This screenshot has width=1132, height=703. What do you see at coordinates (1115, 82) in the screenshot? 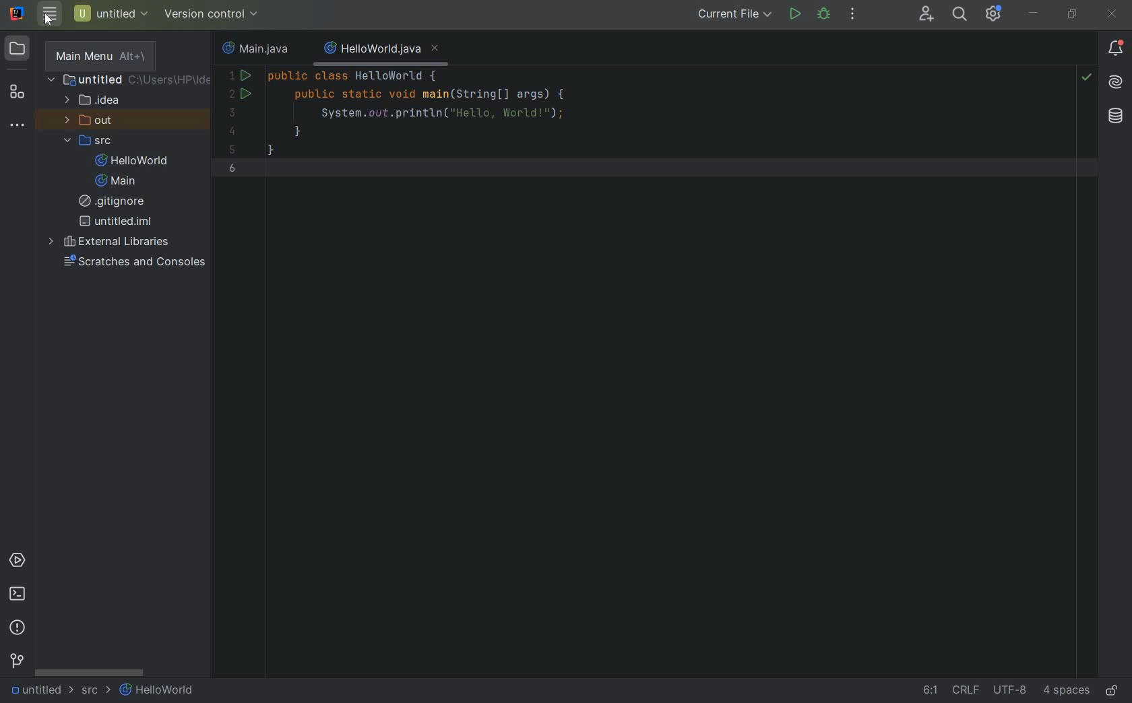
I see `AI Assistant` at bounding box center [1115, 82].